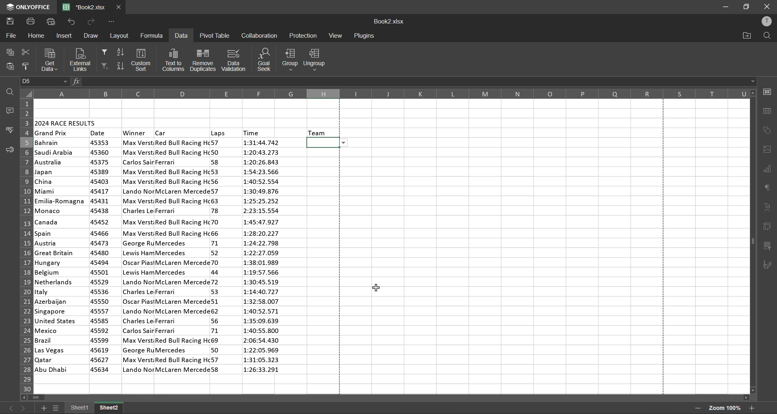  Describe the element at coordinates (181, 36) in the screenshot. I see `data` at that location.